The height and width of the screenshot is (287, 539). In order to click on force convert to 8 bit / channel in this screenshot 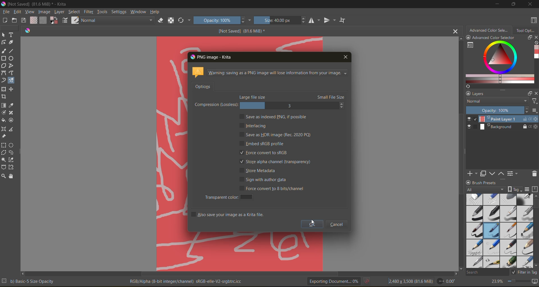, I will do `click(275, 188)`.